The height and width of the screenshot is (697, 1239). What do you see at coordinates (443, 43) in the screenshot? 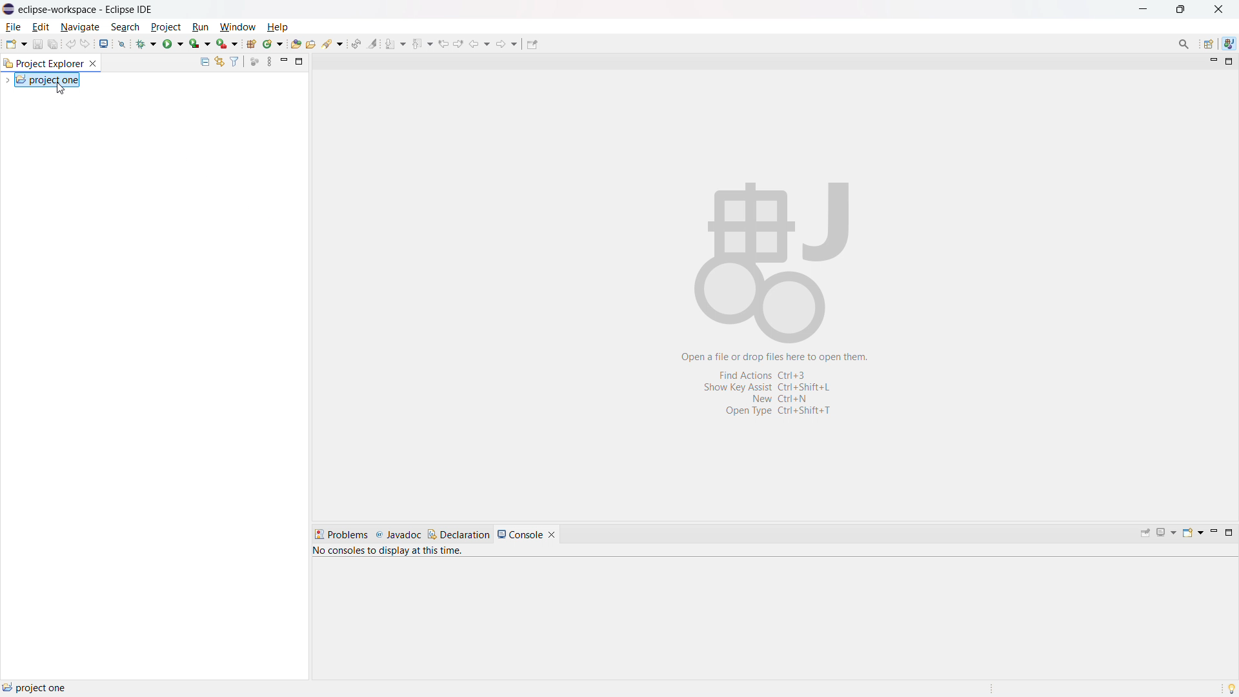
I see `view previous location` at bounding box center [443, 43].